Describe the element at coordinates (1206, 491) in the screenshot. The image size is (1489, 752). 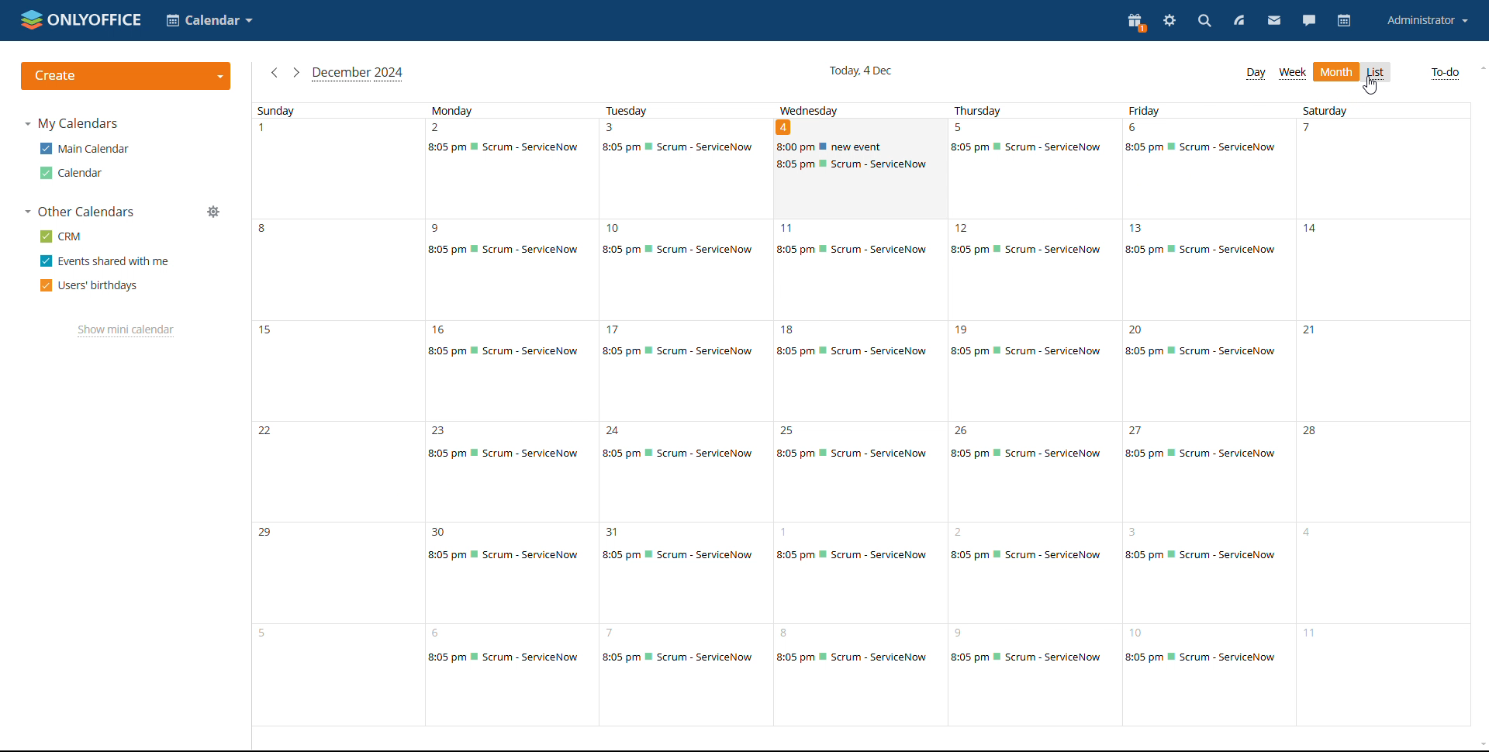
I see `friday` at that location.